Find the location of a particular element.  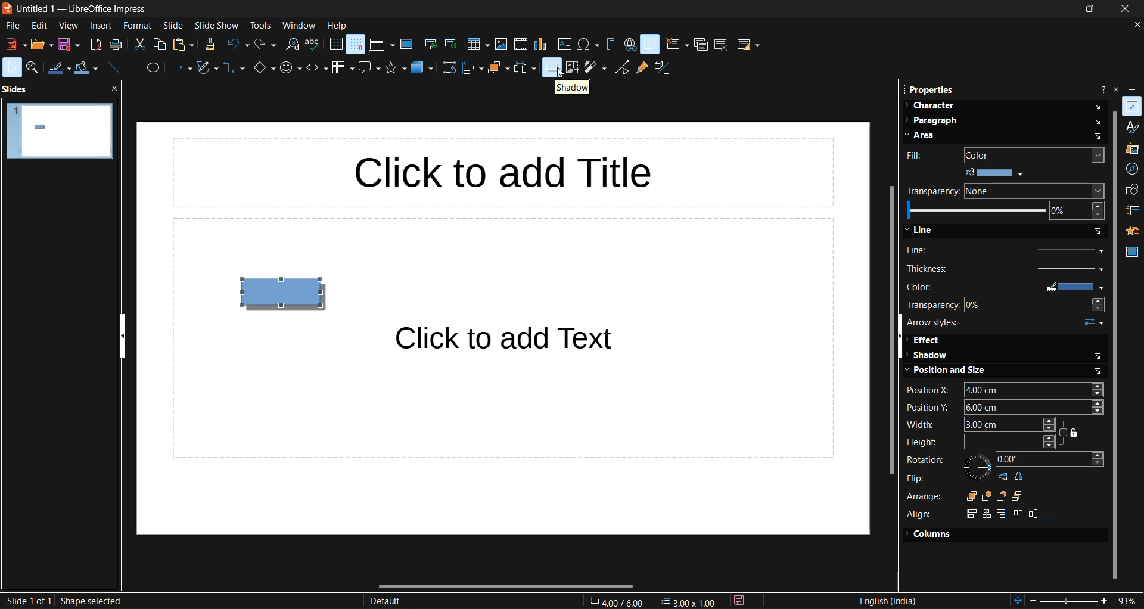

insert special characters is located at coordinates (587, 44).